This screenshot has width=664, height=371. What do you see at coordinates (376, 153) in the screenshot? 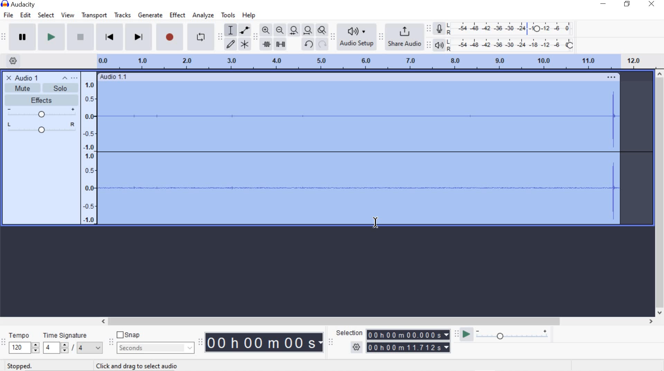
I see `Audio Track` at bounding box center [376, 153].